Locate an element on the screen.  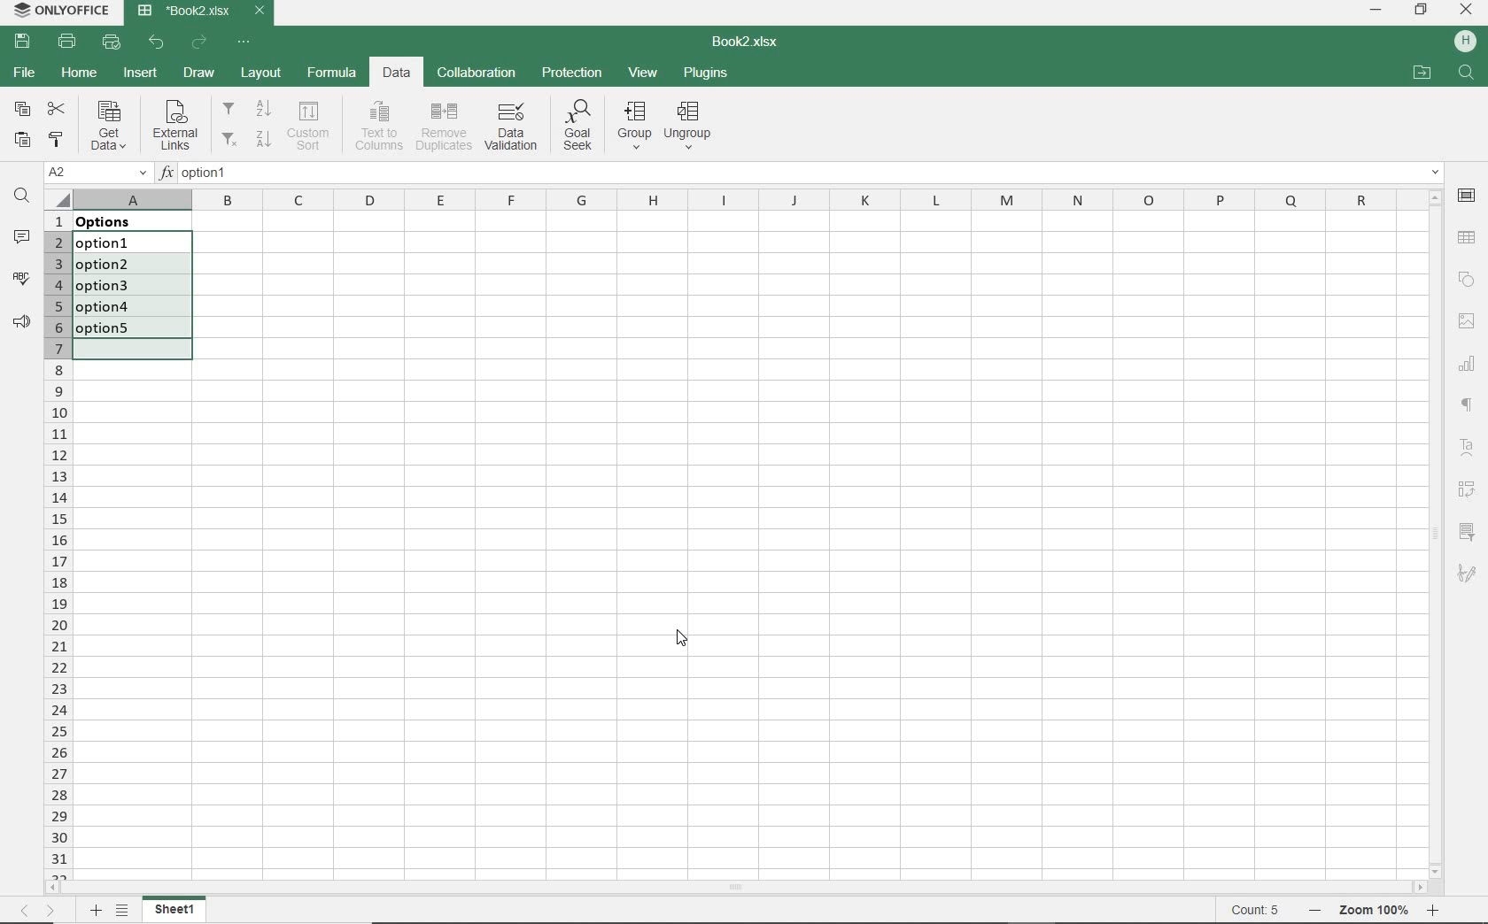
Select all is located at coordinates (58, 196).